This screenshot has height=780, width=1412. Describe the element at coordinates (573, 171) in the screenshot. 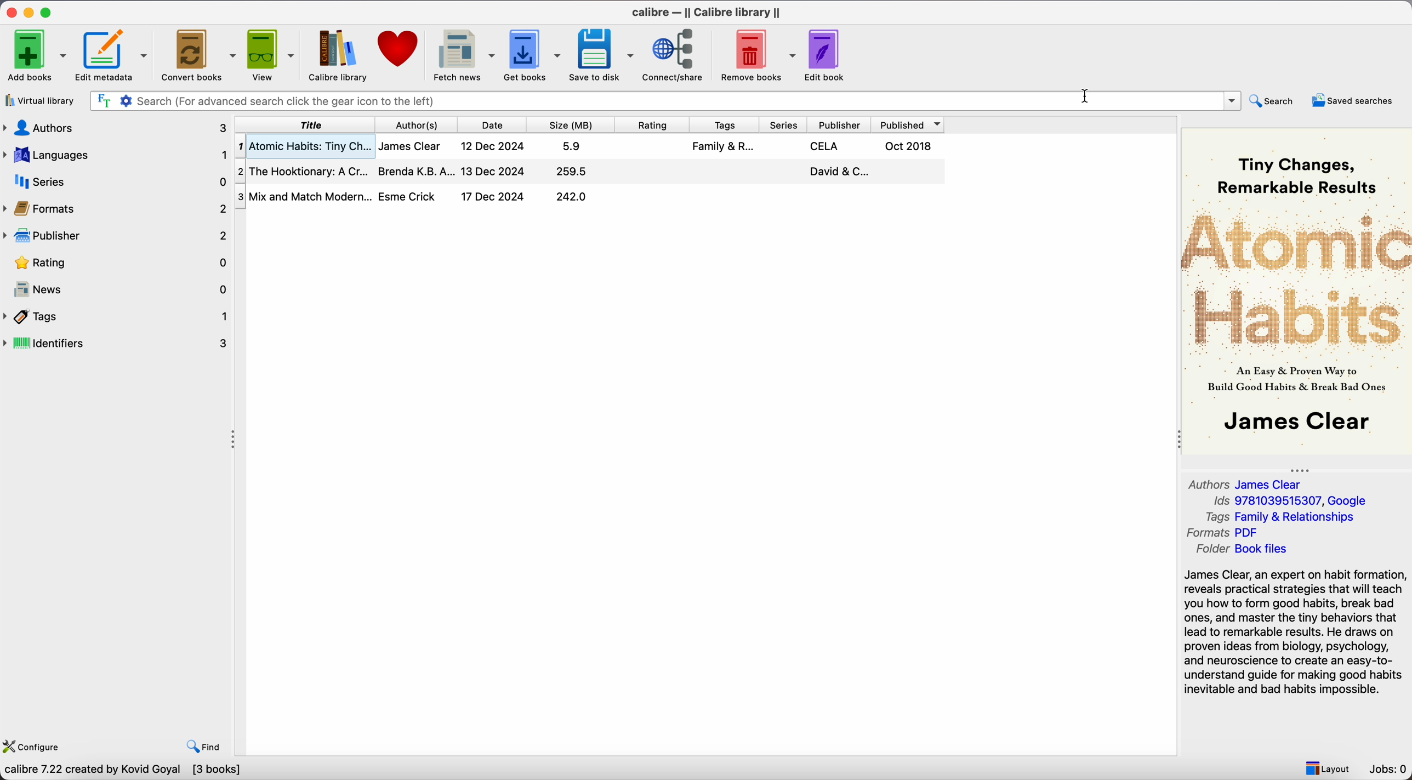

I see `259.5` at that location.